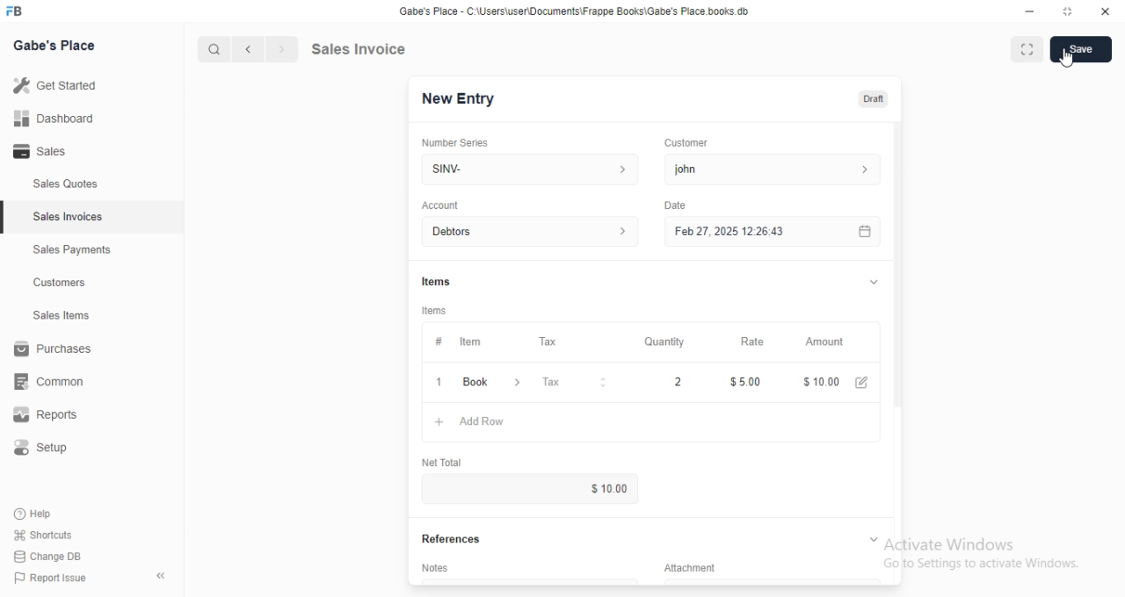  I want to click on Rate, so click(757, 341).